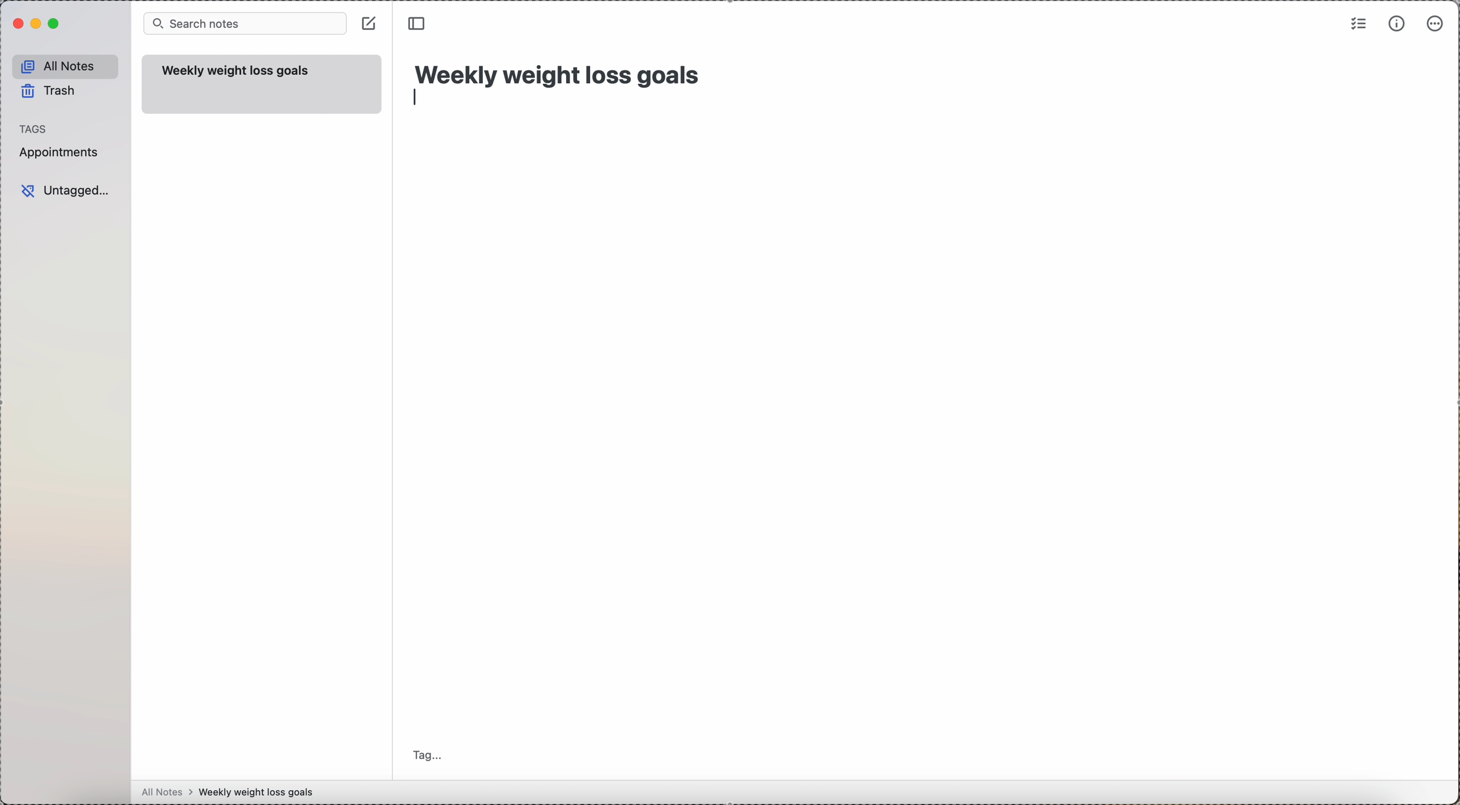  What do you see at coordinates (431, 753) in the screenshot?
I see `tag` at bounding box center [431, 753].